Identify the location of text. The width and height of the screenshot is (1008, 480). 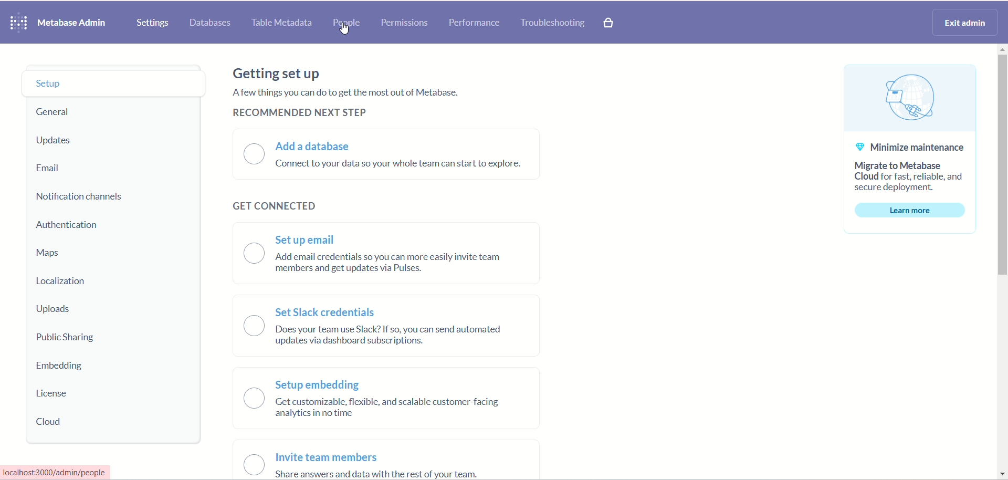
(395, 336).